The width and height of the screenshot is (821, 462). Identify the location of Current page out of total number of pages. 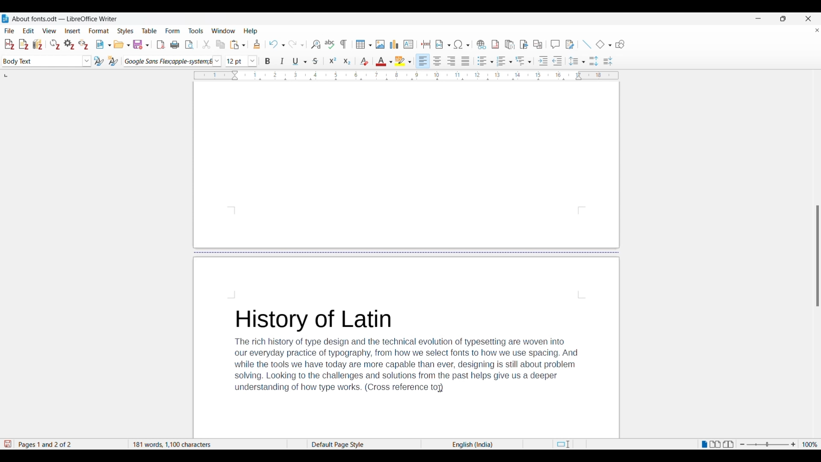
(70, 444).